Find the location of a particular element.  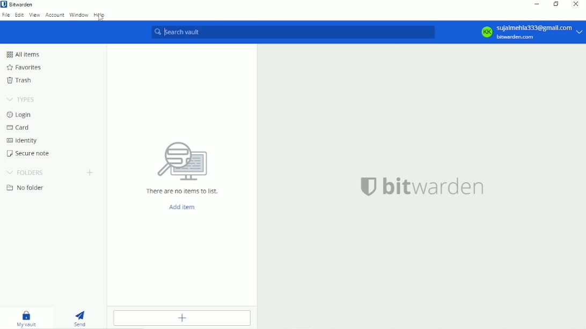

logo is located at coordinates (186, 162).